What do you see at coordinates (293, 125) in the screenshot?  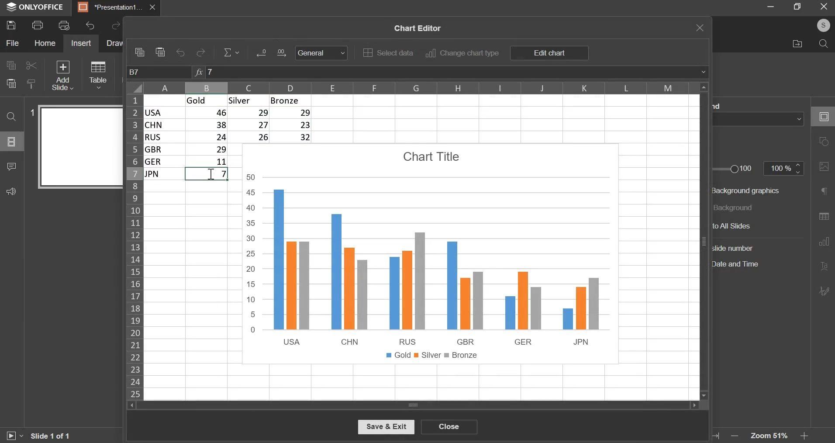 I see `23` at bounding box center [293, 125].